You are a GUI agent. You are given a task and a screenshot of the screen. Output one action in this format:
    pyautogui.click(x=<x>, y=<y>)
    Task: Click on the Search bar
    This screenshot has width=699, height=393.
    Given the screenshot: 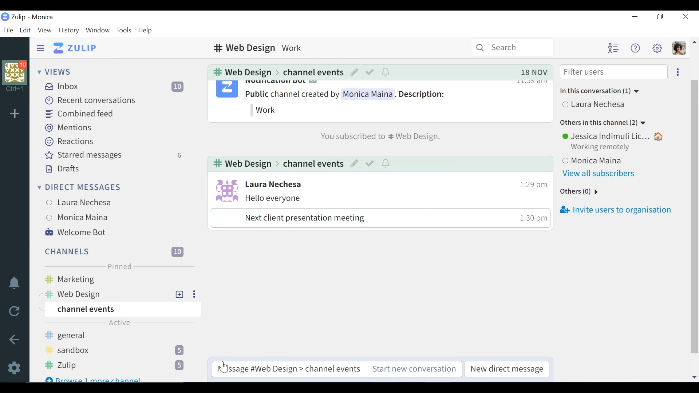 What is the action you would take?
    pyautogui.click(x=513, y=47)
    